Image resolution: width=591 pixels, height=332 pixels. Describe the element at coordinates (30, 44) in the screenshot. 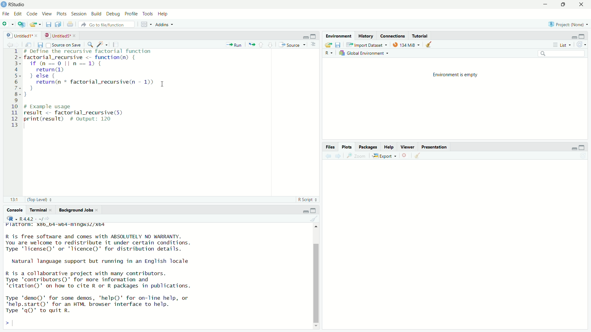

I see `Show in new window` at that location.